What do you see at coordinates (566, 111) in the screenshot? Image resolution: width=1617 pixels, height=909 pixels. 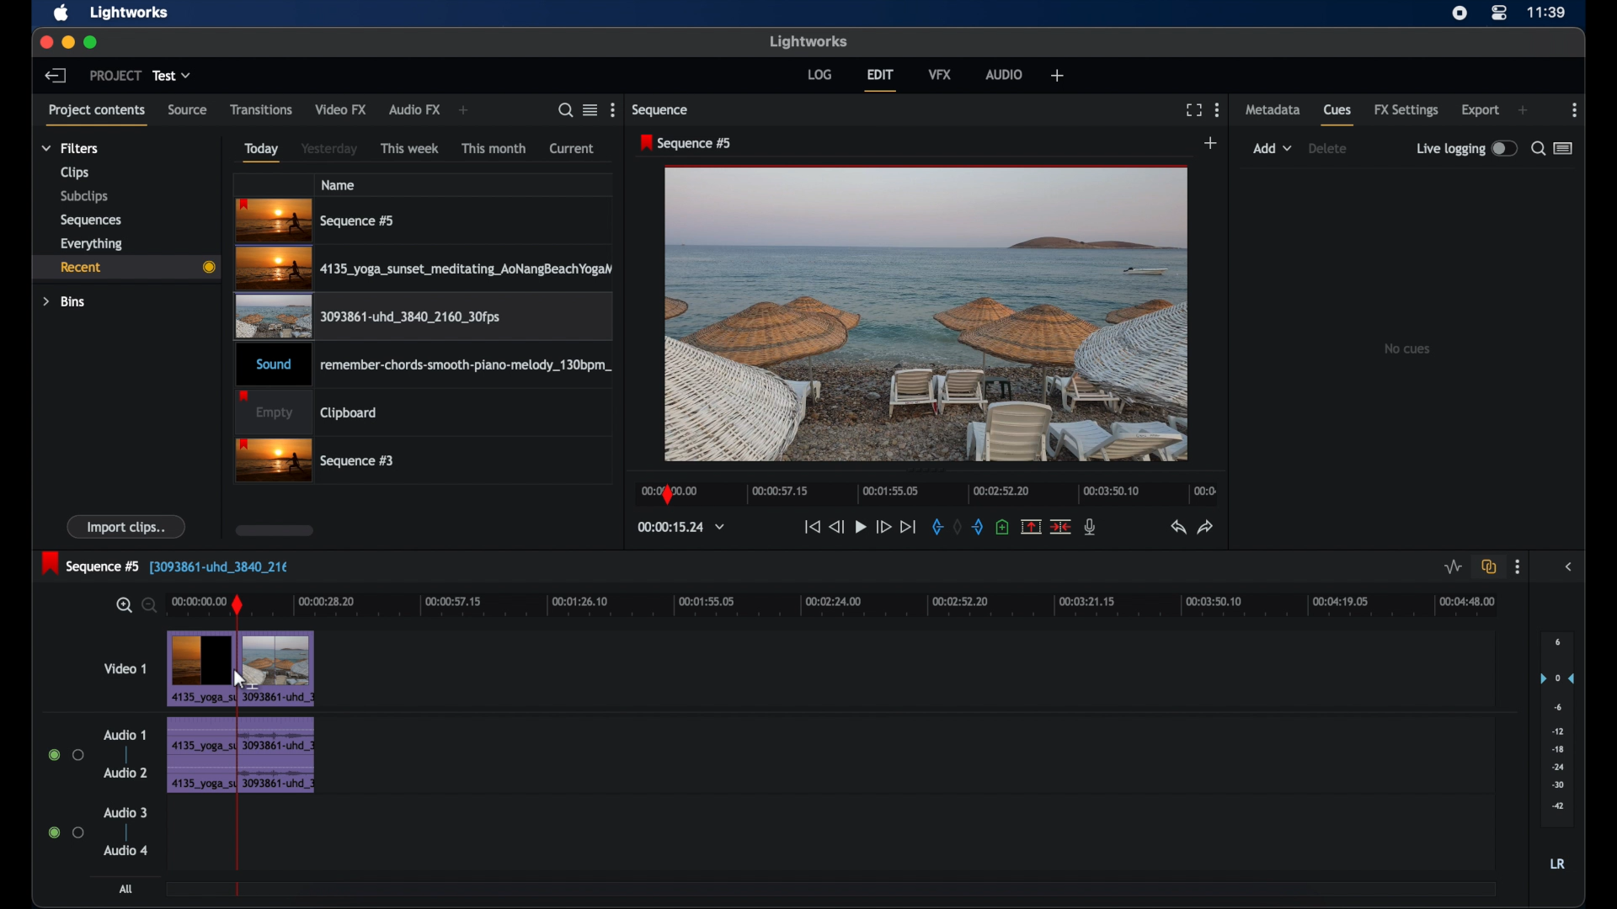 I see `search` at bounding box center [566, 111].